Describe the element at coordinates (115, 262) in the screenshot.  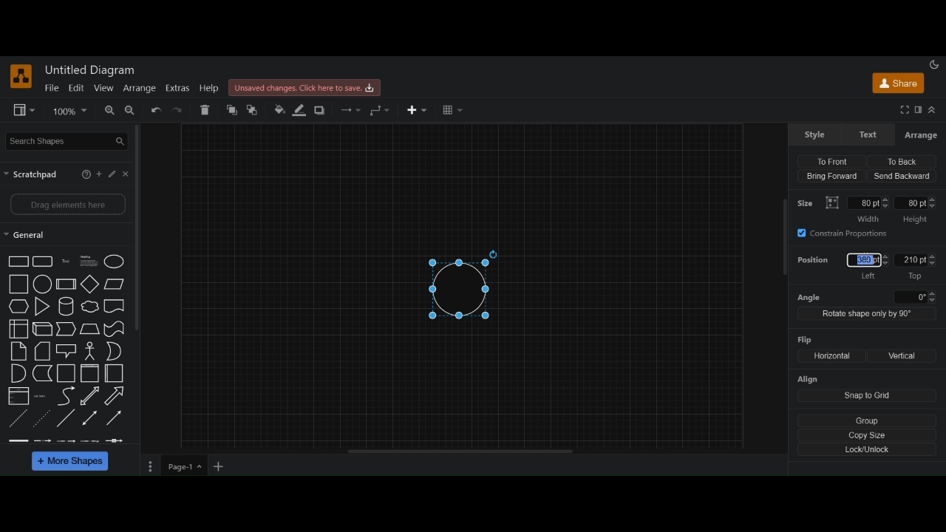
I see `Circle` at that location.